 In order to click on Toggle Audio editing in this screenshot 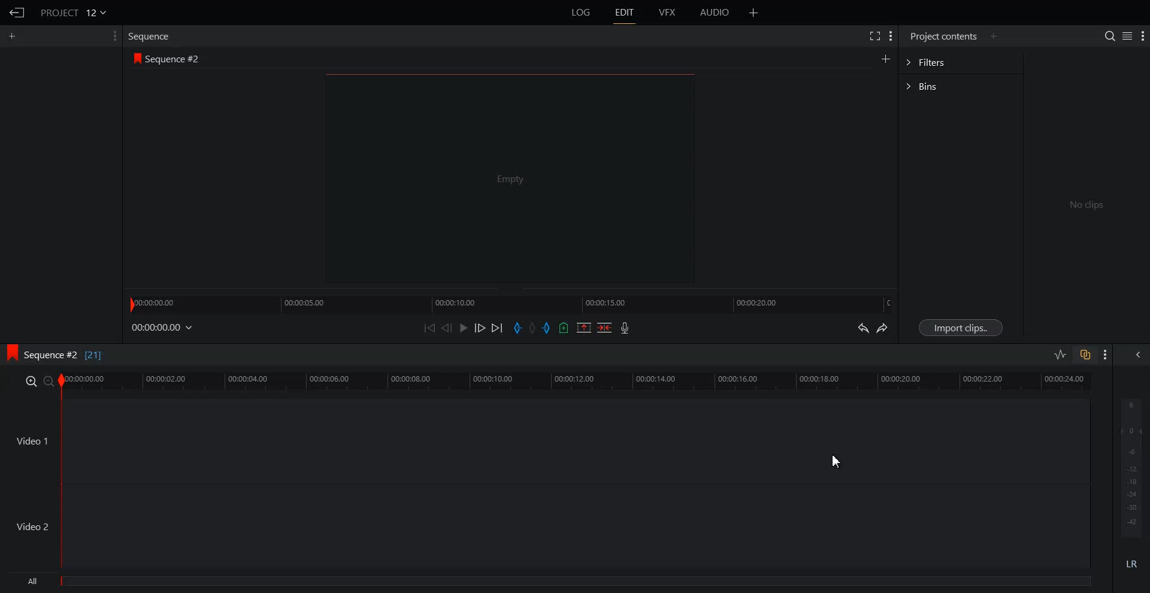, I will do `click(1061, 354)`.